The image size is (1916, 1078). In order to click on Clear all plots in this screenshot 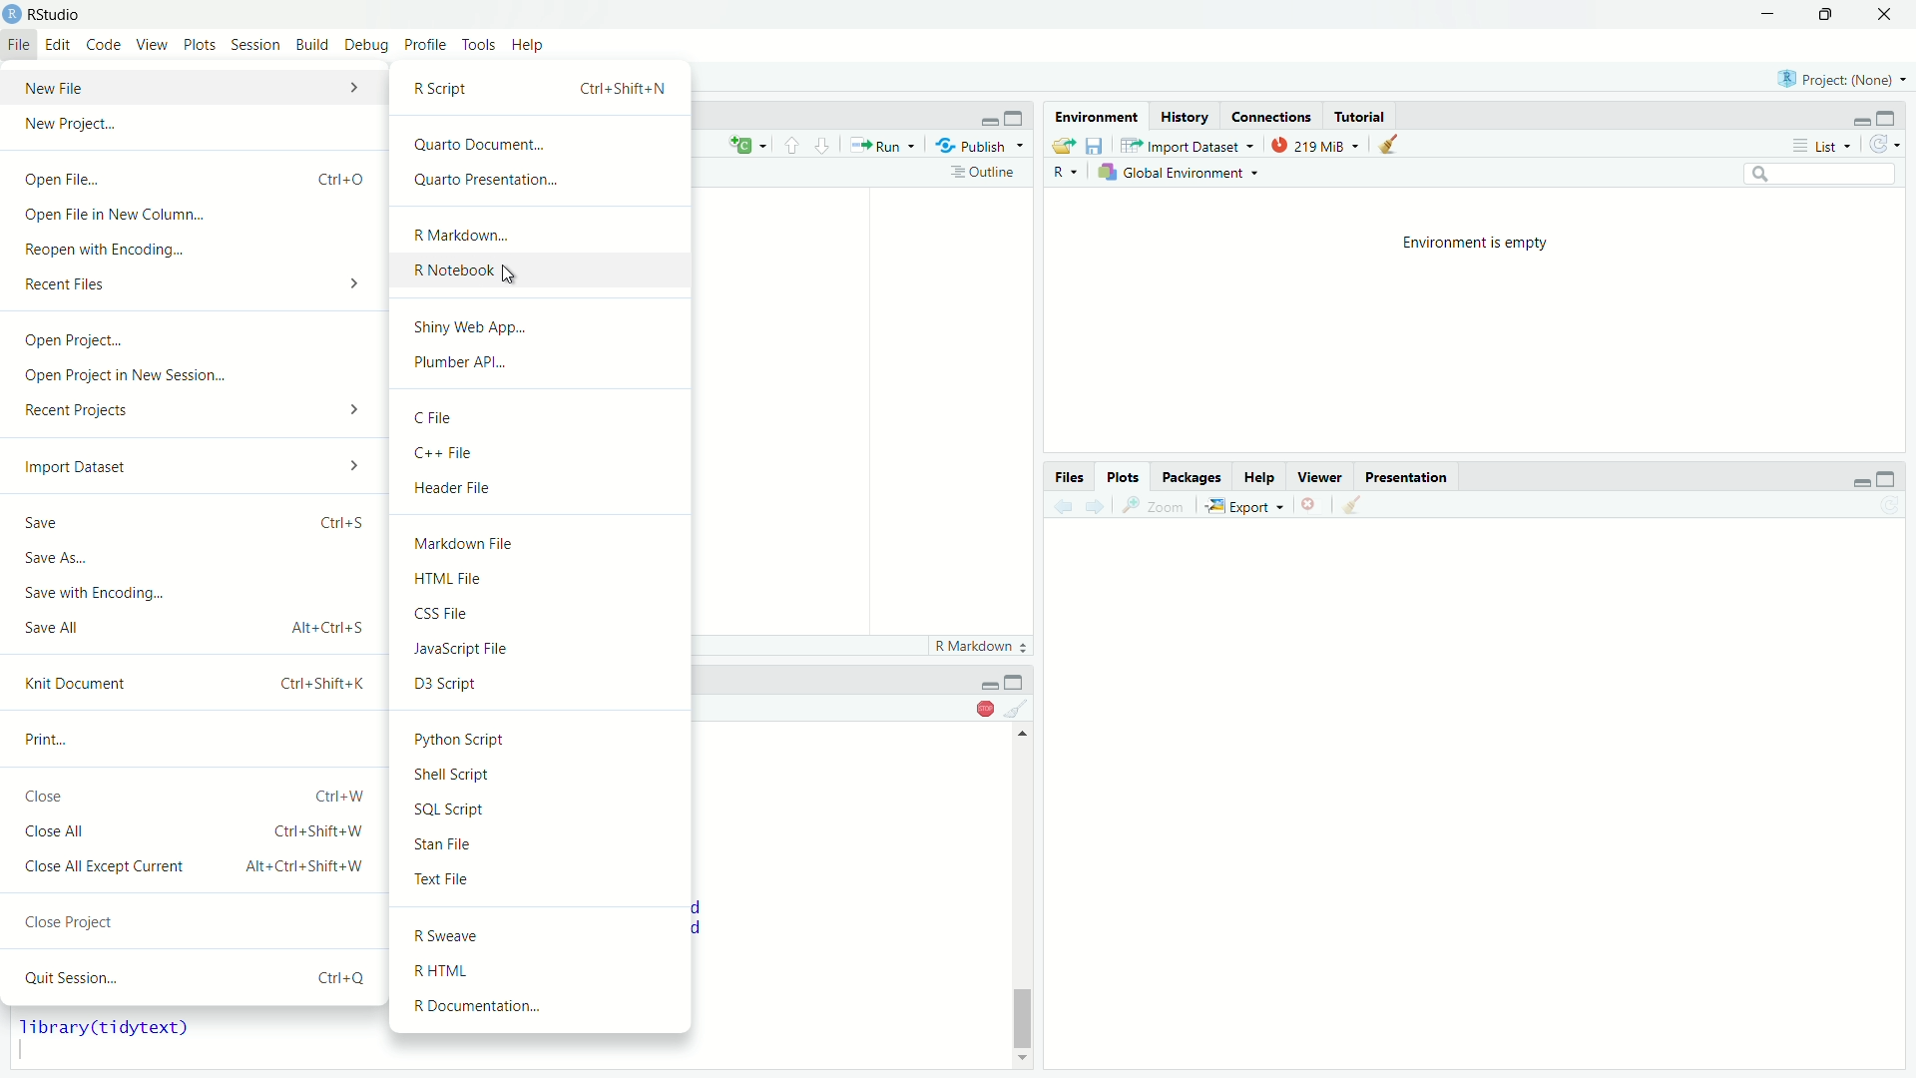, I will do `click(1360, 505)`.